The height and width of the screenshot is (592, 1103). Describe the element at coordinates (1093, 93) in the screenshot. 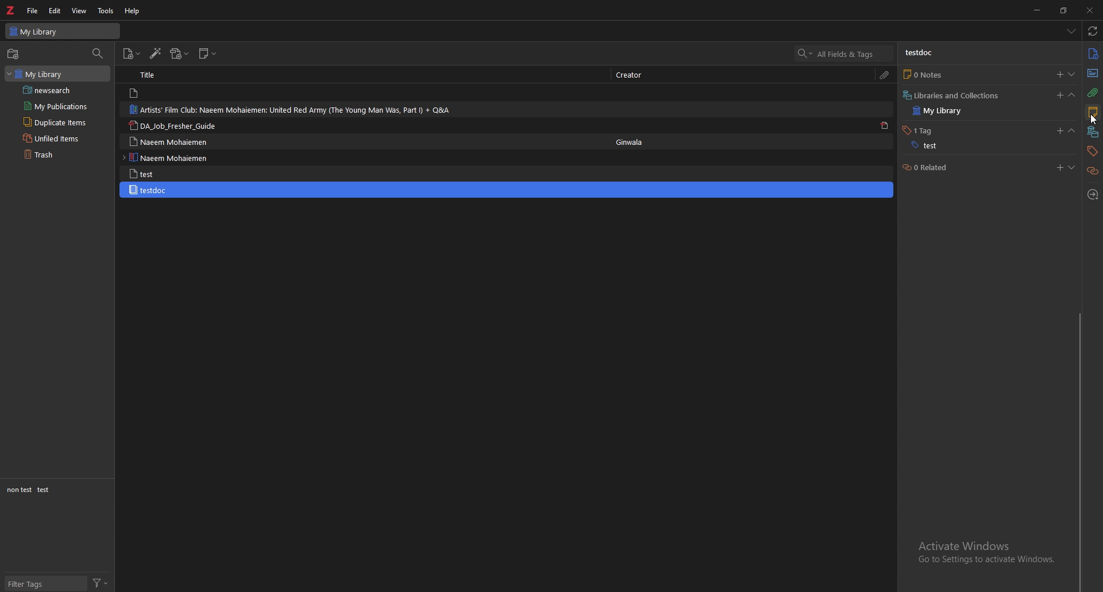

I see `attachment` at that location.